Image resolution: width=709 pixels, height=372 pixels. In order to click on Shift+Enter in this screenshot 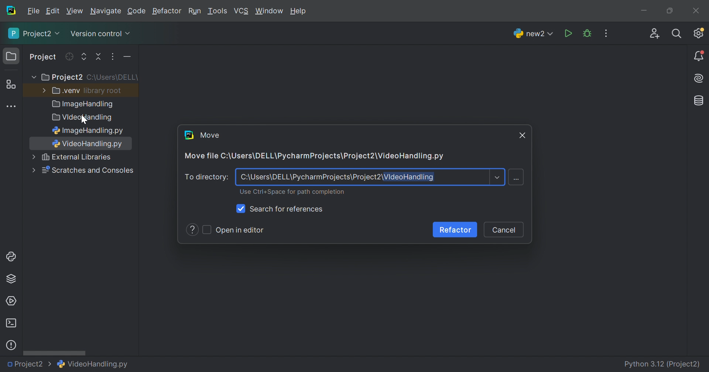, I will do `click(517, 178)`.